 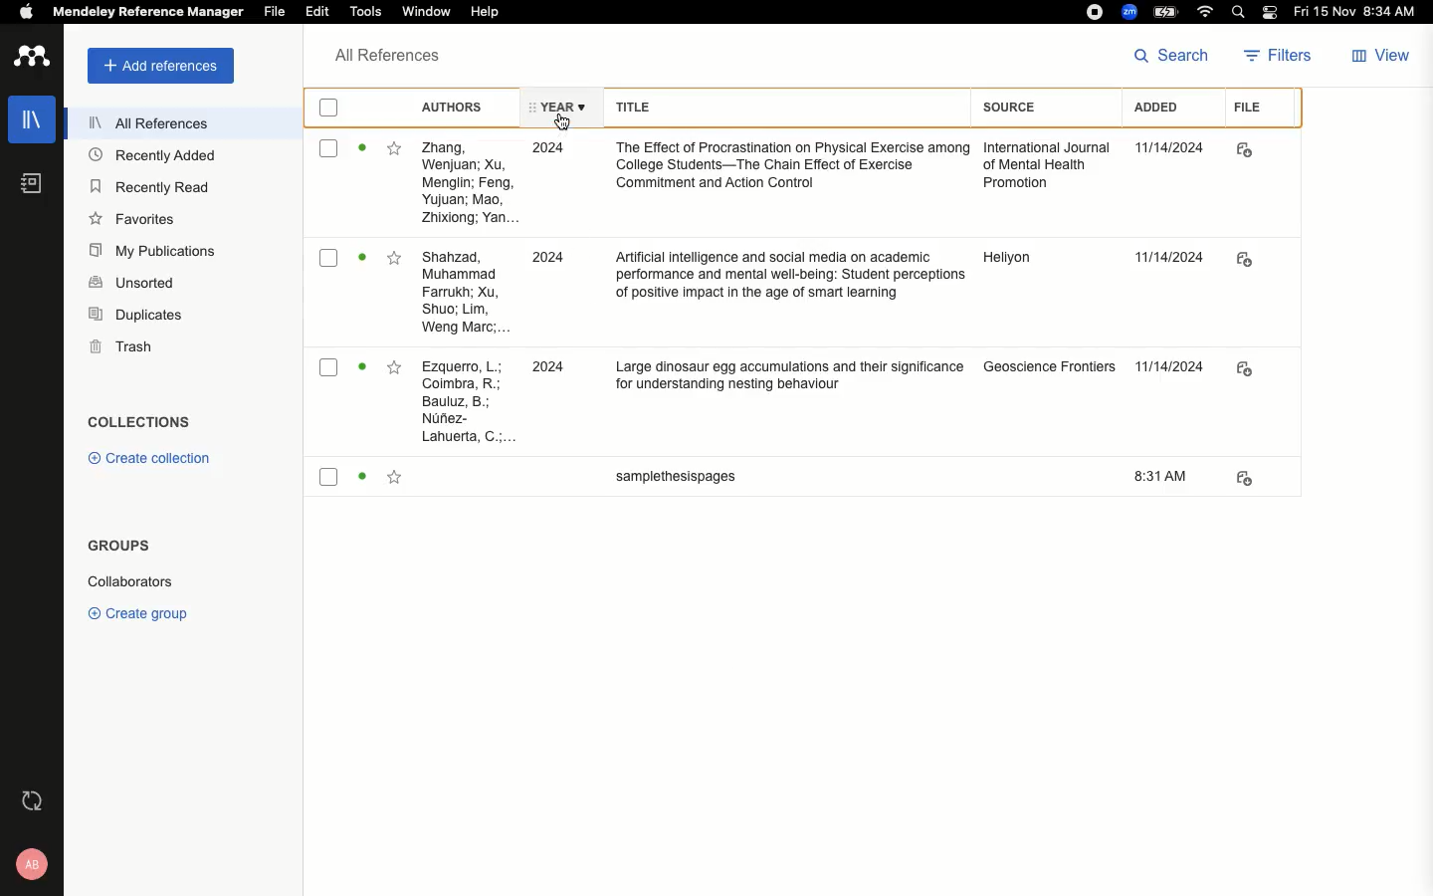 I want to click on Search, so click(x=1167, y=58).